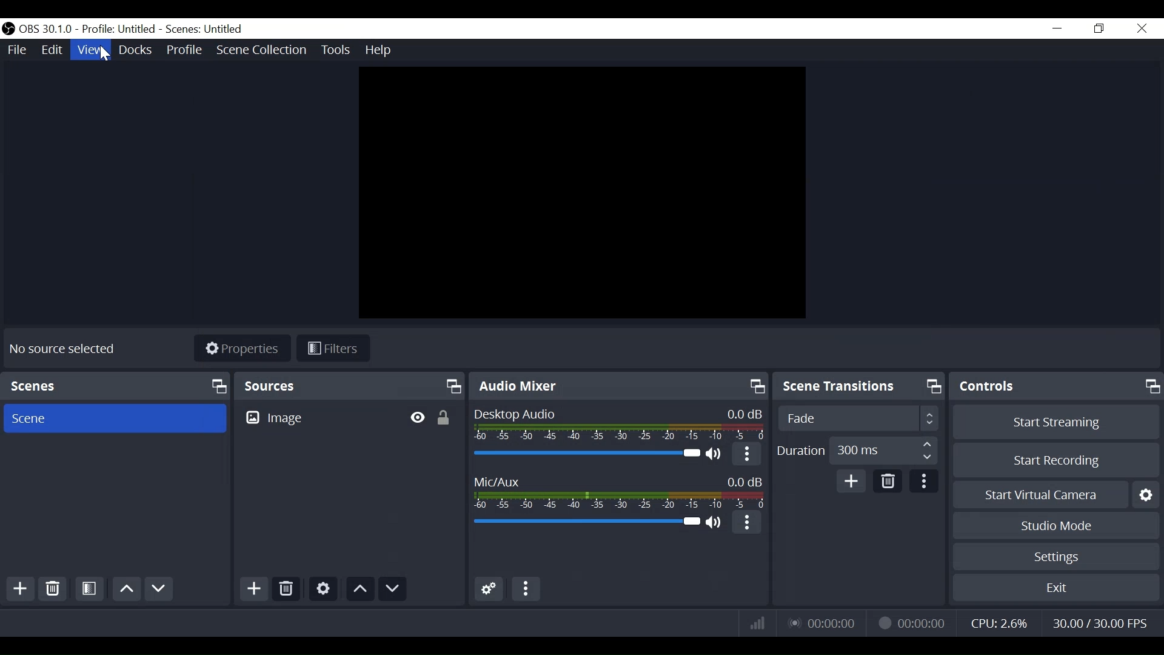  I want to click on Scenes, so click(117, 386).